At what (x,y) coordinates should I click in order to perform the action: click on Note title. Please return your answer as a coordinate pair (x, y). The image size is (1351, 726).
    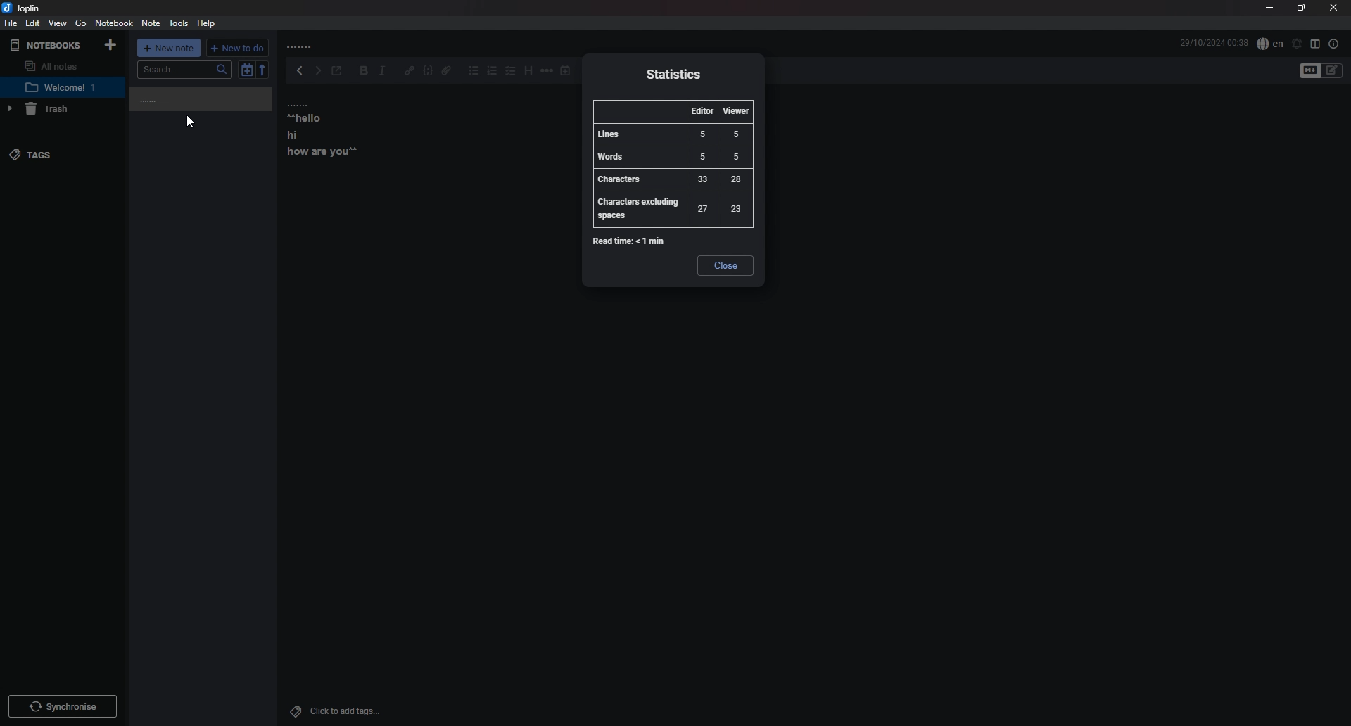
    Looking at the image, I should click on (303, 46).